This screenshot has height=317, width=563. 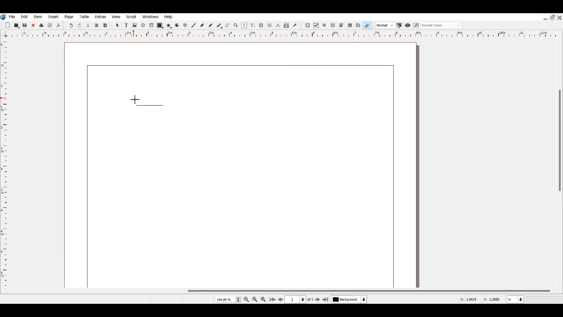 I want to click on Bezier curve, so click(x=202, y=25).